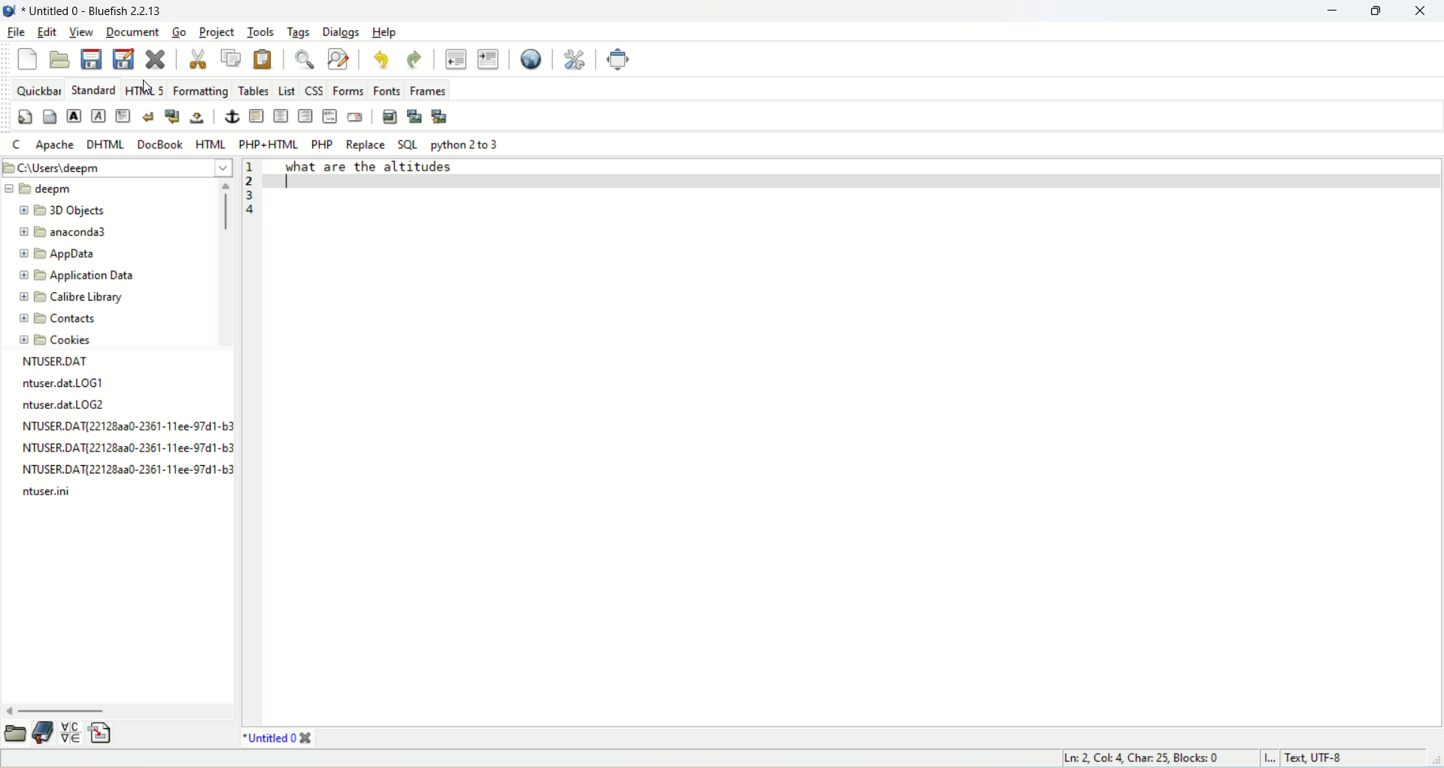 Image resolution: width=1444 pixels, height=768 pixels. I want to click on title, so click(276, 739).